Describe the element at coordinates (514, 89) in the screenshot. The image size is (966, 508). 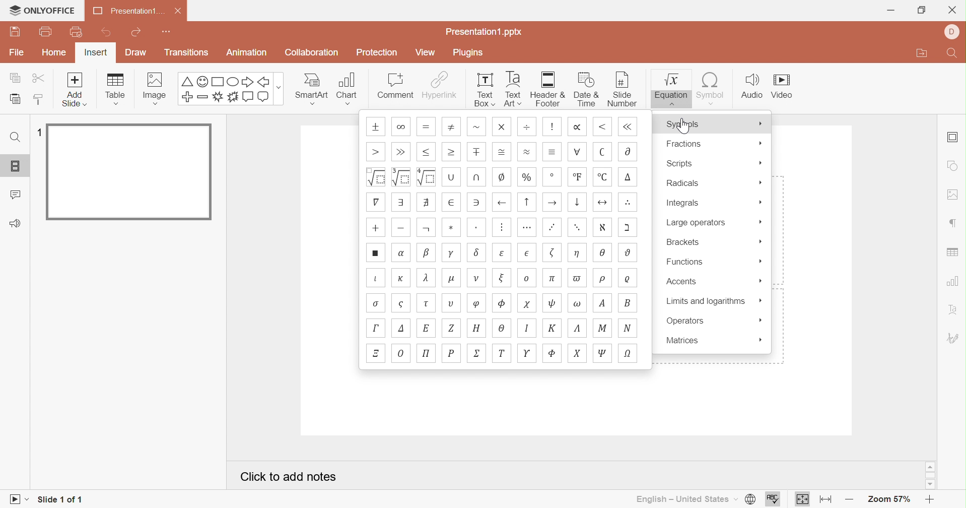
I see `Text Art` at that location.